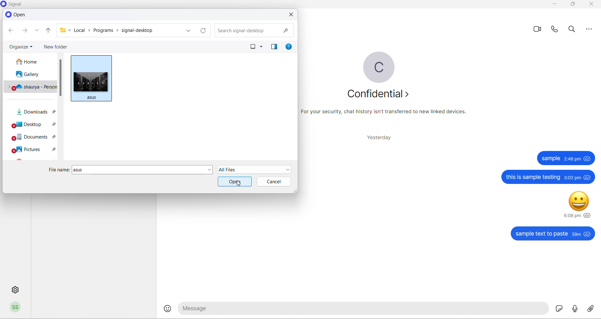 The width and height of the screenshot is (601, 319). What do you see at coordinates (31, 62) in the screenshot?
I see `home` at bounding box center [31, 62].